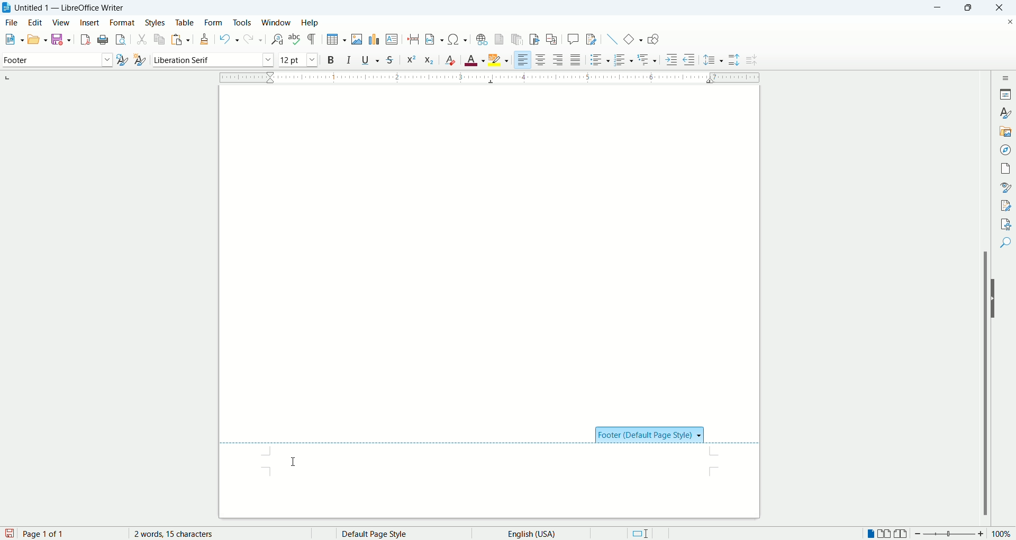 Image resolution: width=1016 pixels, height=540 pixels. I want to click on insert text, so click(391, 40).